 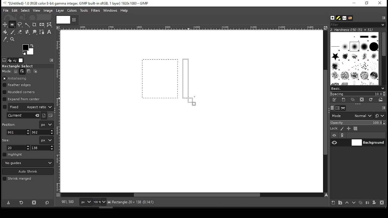 What do you see at coordinates (28, 107) in the screenshot?
I see `aspect ratio` at bounding box center [28, 107].